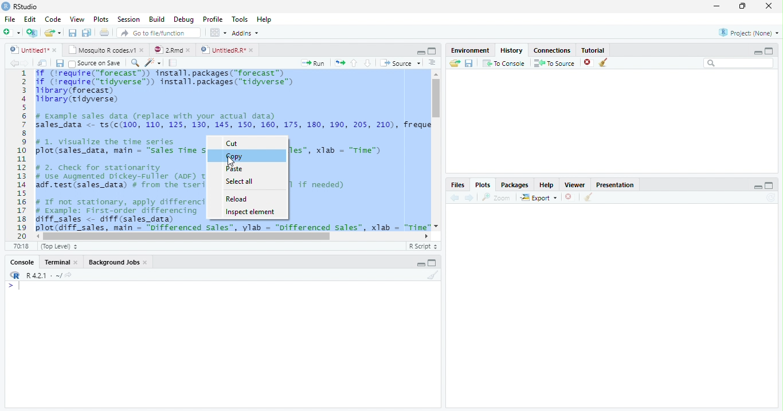 This screenshot has height=411, width=783. Describe the element at coordinates (87, 33) in the screenshot. I see `Save all open files` at that location.